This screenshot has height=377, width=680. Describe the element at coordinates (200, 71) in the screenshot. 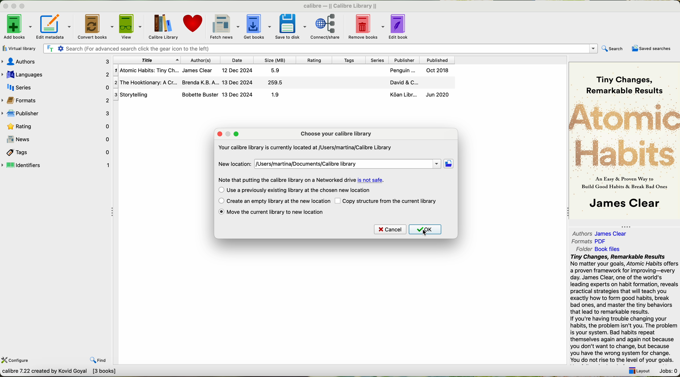

I see `1| Atomic Habits: Tiny Ch... James Clear 12 Dec 2024 5.9` at that location.